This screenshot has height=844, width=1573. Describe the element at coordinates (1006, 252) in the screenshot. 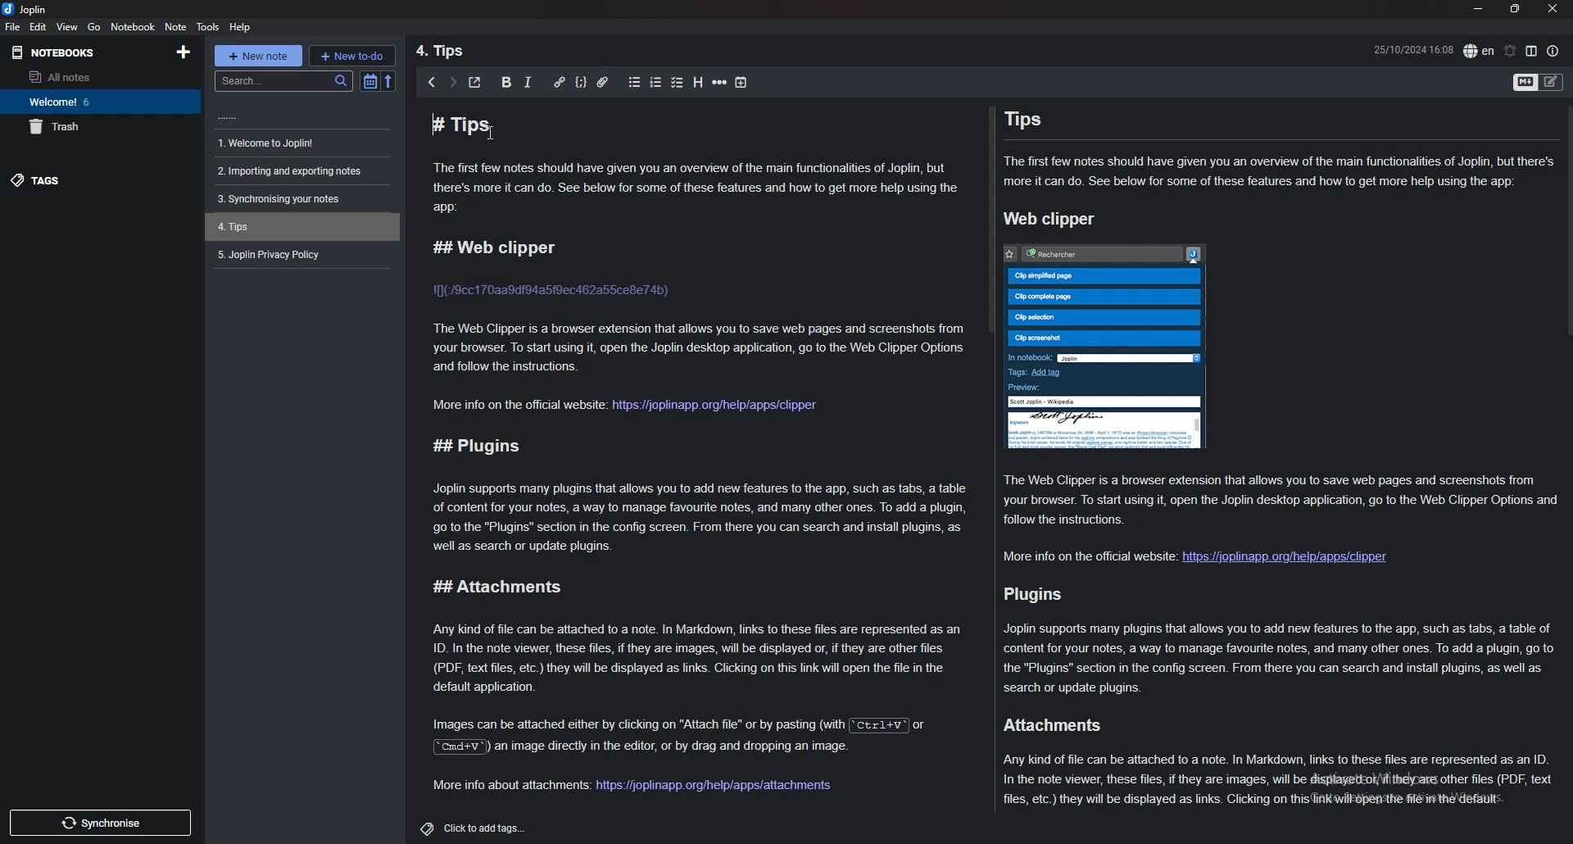

I see `Favorite` at that location.